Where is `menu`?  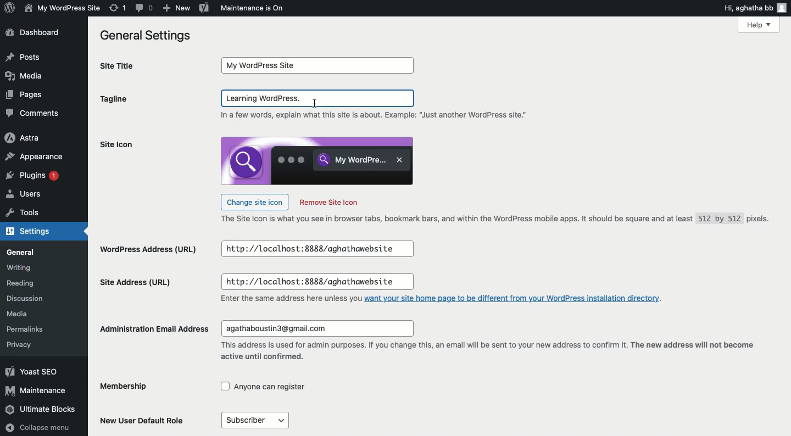
menu is located at coordinates (254, 420).